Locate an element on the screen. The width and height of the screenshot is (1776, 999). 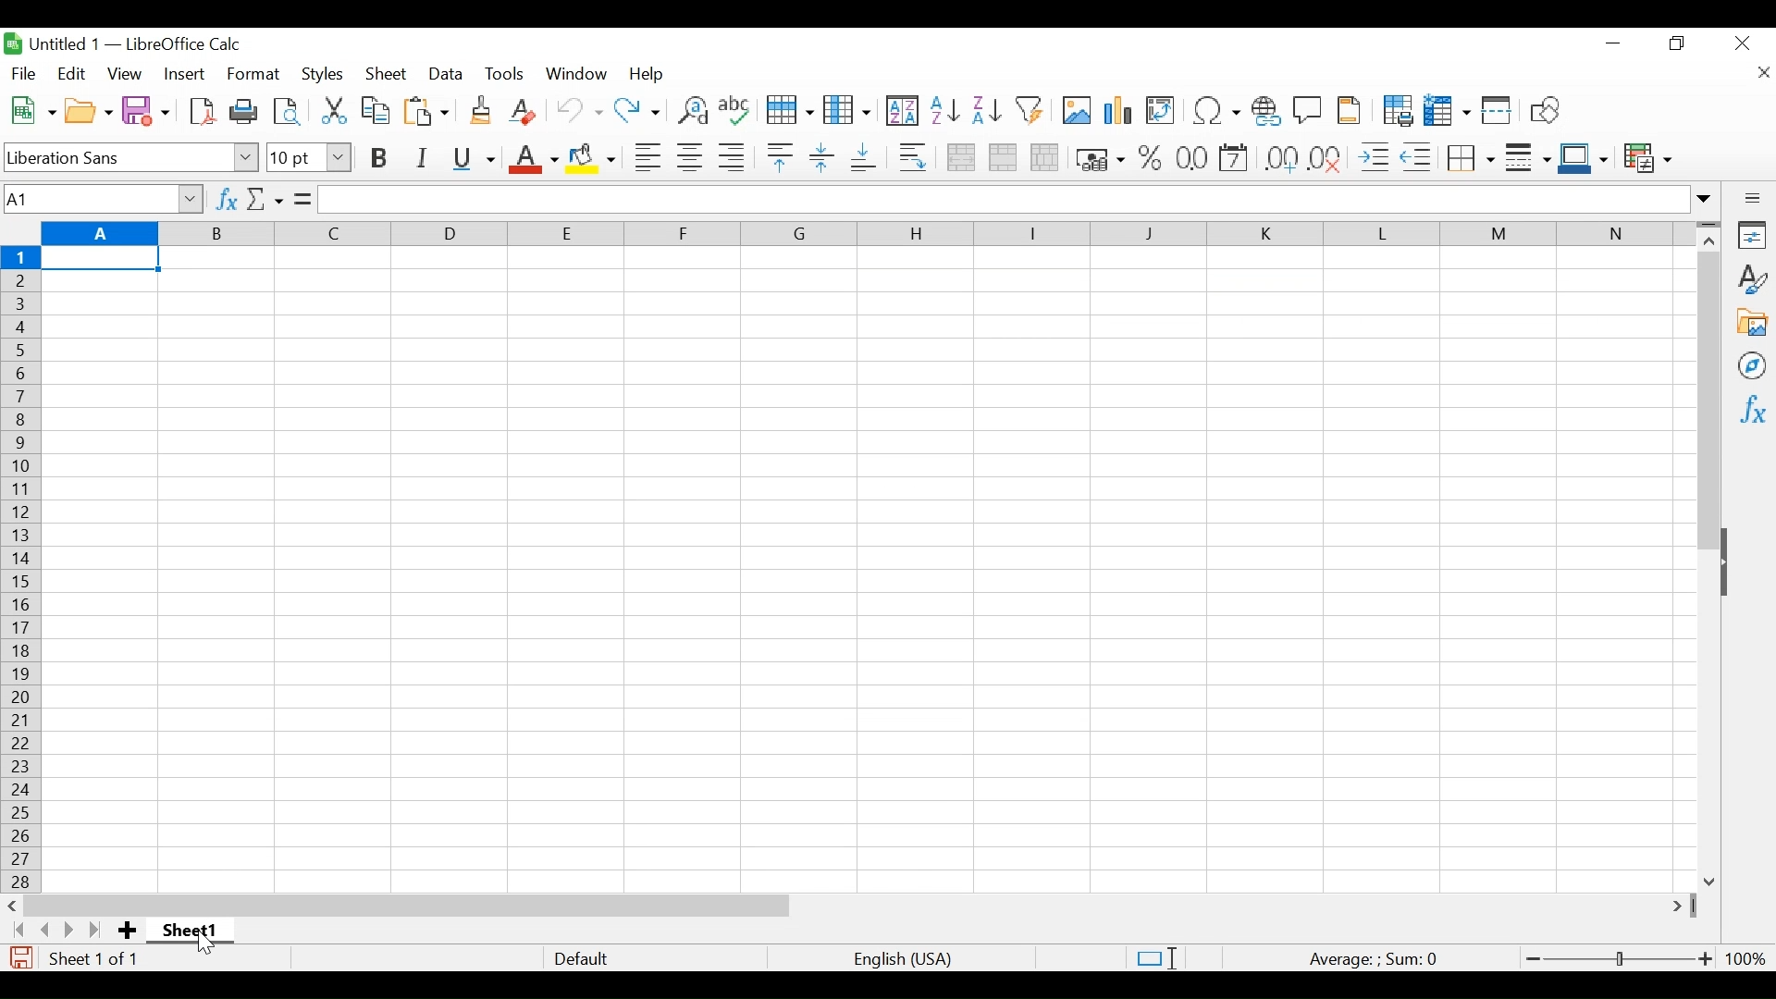
Italics is located at coordinates (420, 158).